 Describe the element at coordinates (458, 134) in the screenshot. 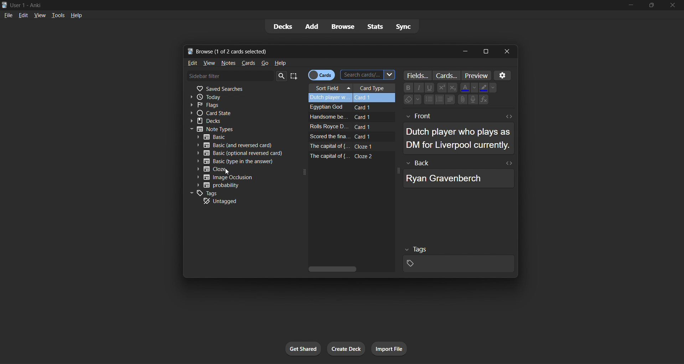

I see `selected card front` at that location.